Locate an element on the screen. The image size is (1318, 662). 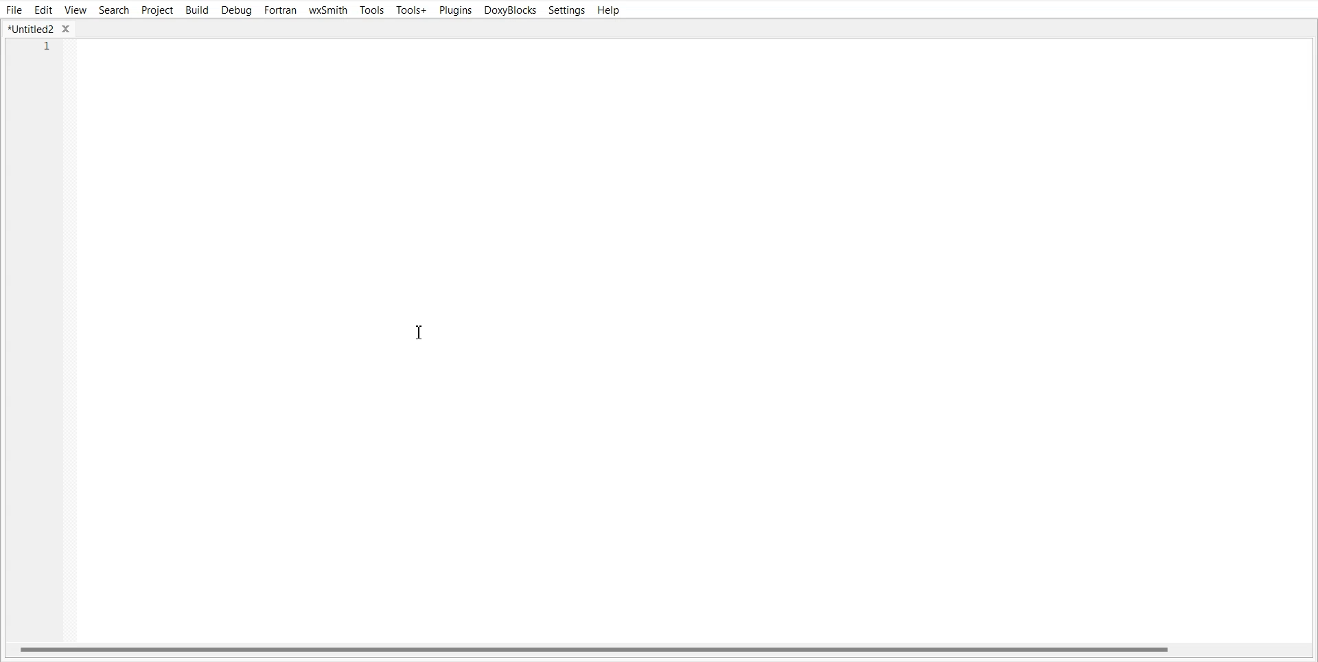
Fortran is located at coordinates (281, 10).